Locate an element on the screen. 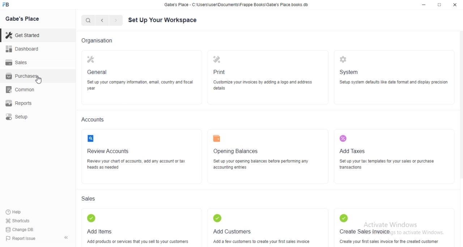 This screenshot has height=247, width=463. Opening Balances Set up your opening balances before performing any accounting entries is located at coordinates (261, 159).